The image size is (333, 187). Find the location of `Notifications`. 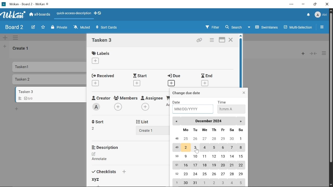

Notifications is located at coordinates (309, 15).